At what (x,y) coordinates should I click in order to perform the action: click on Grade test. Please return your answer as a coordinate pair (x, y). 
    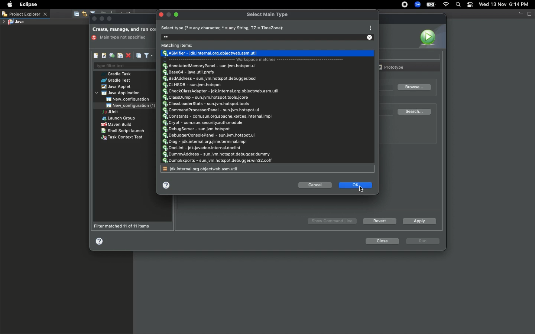
    Looking at the image, I should click on (115, 81).